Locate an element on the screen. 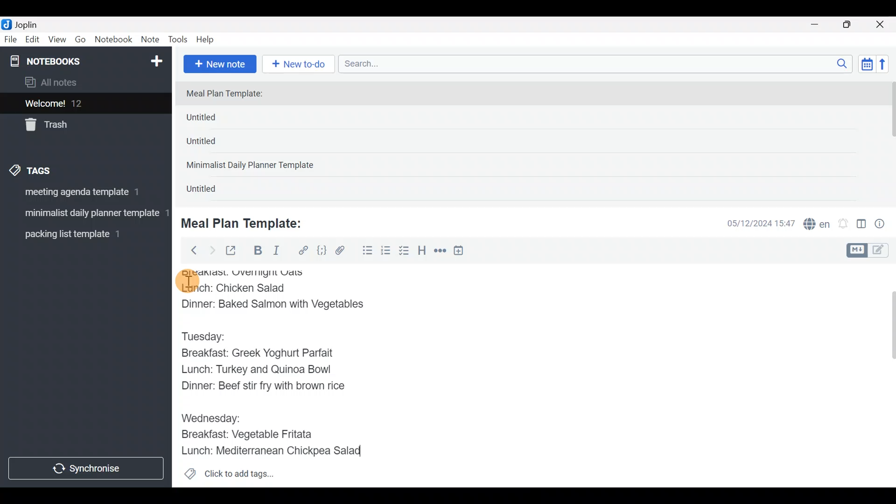 The width and height of the screenshot is (896, 504). Insert time is located at coordinates (463, 252).